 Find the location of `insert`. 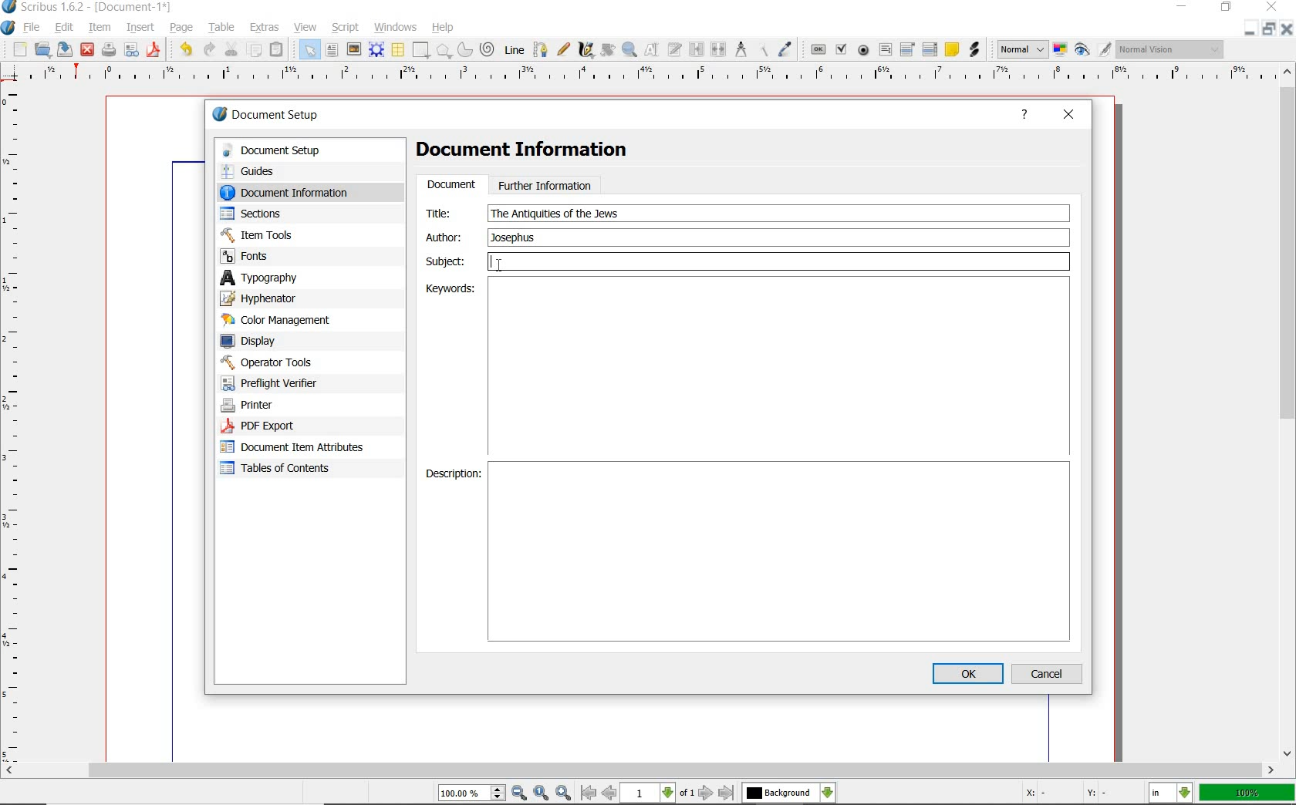

insert is located at coordinates (140, 27).